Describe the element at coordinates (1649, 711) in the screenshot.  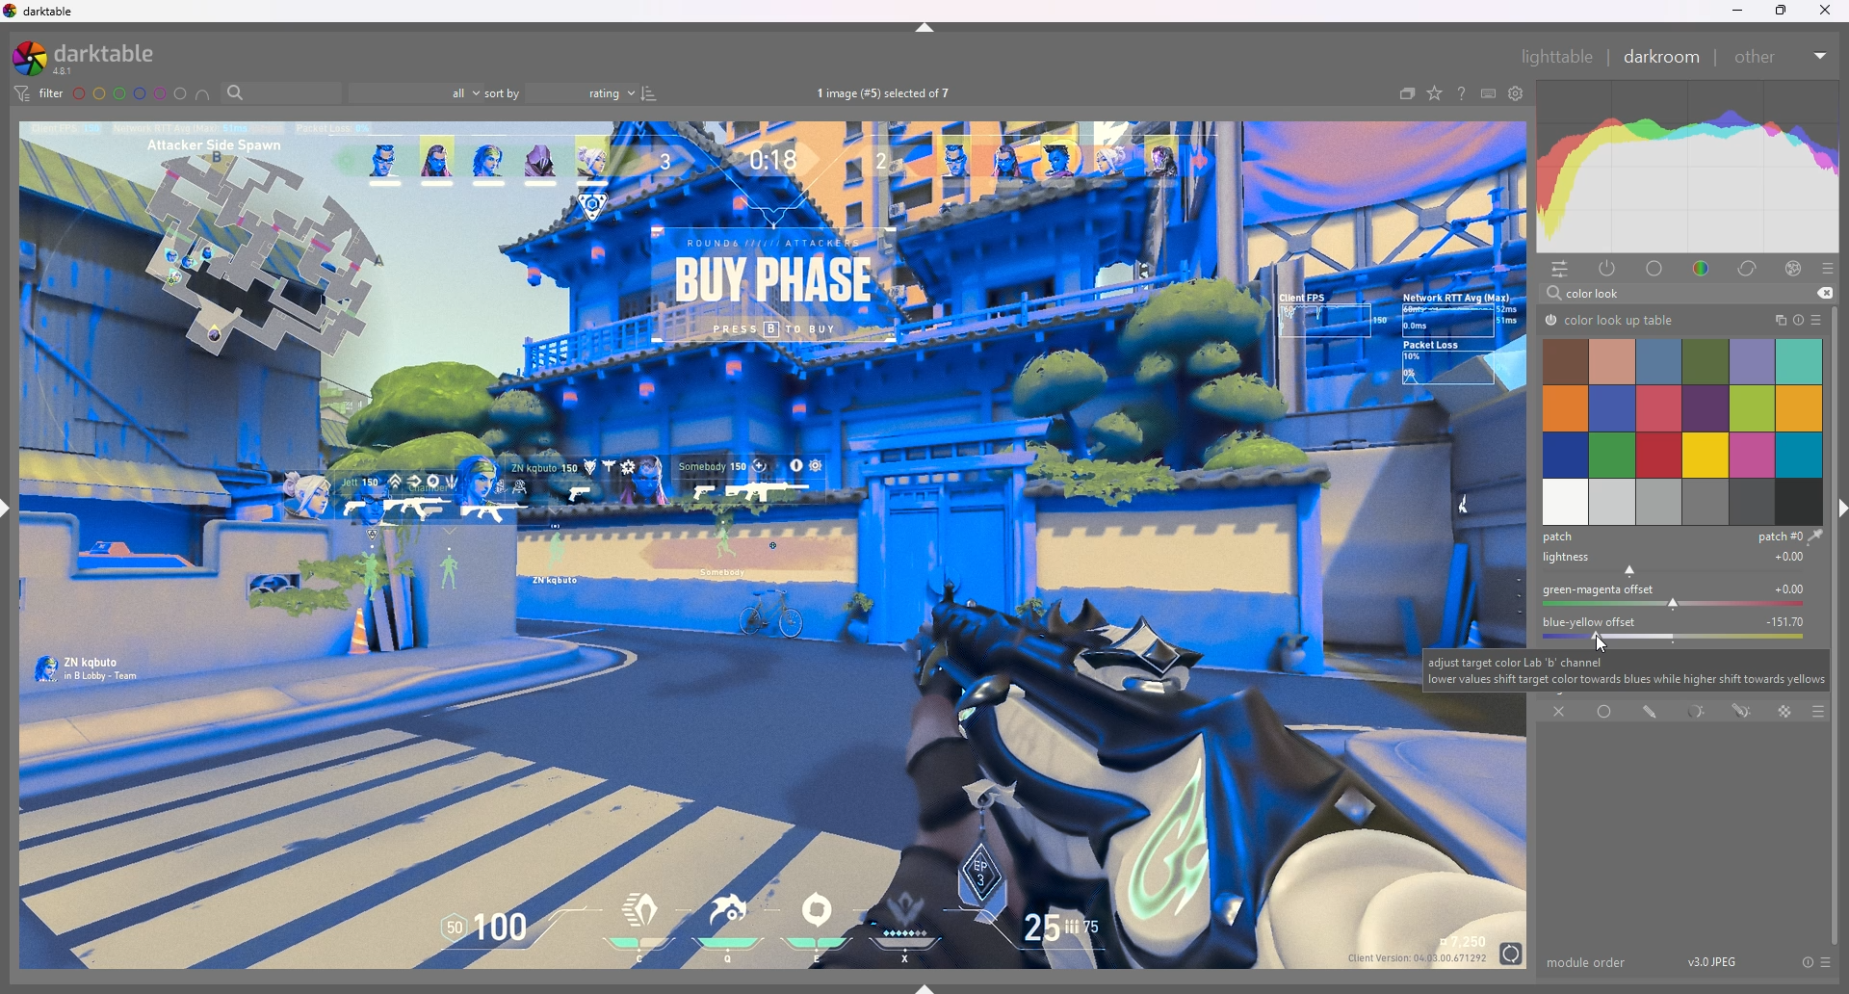
I see `drawn mask` at that location.